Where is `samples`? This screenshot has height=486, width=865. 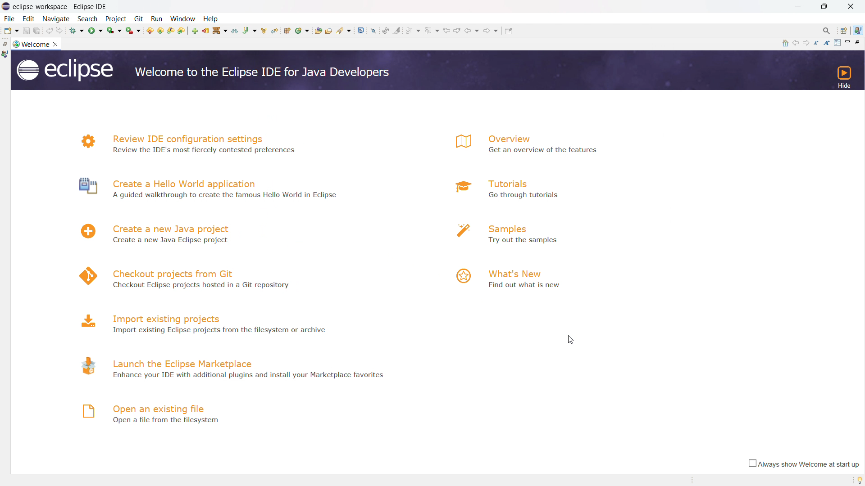
samples is located at coordinates (524, 227).